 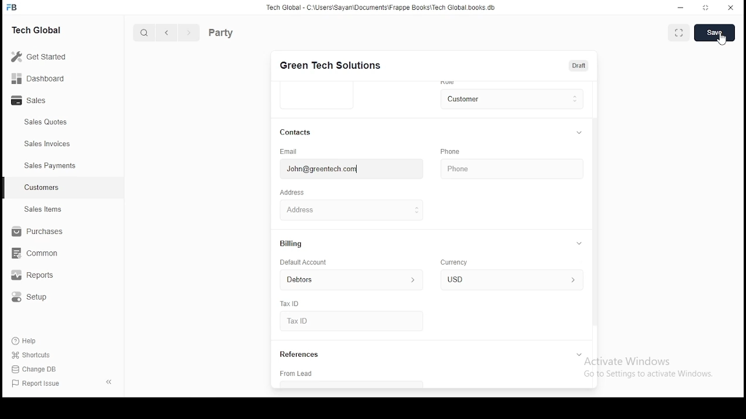 What do you see at coordinates (335, 65) in the screenshot?
I see `green tech solutions` at bounding box center [335, 65].